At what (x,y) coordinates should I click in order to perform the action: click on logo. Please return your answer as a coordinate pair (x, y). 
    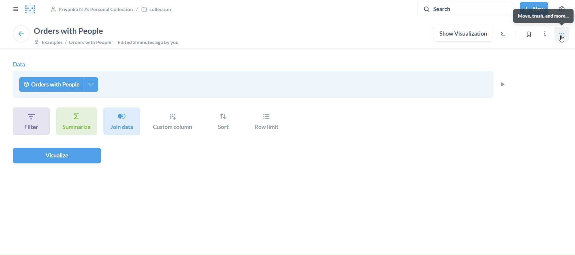
    Looking at the image, I should click on (33, 10).